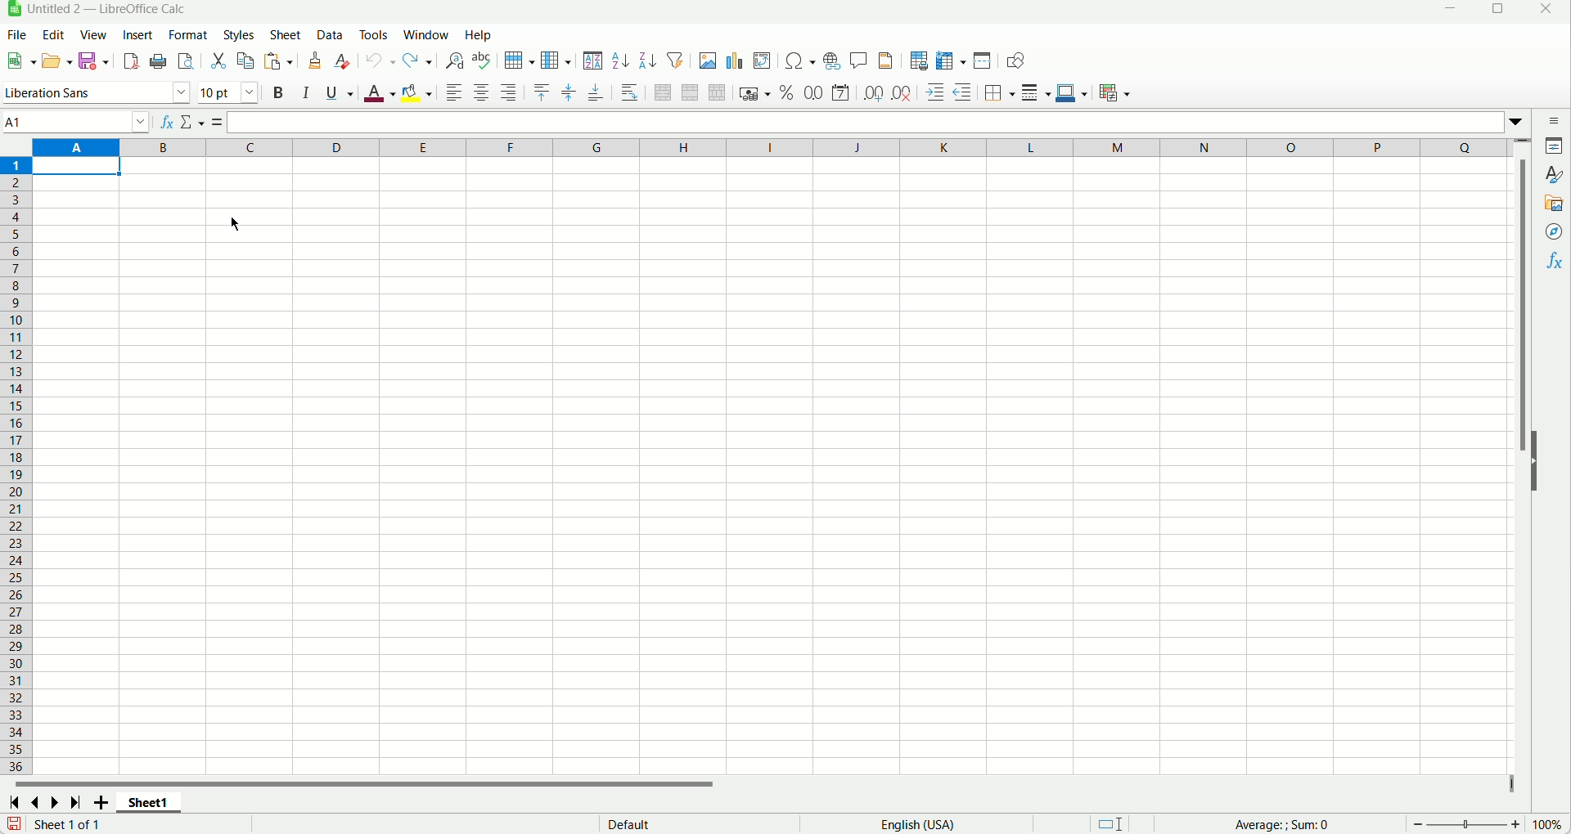 The height and width of the screenshot is (834, 1571). What do you see at coordinates (483, 93) in the screenshot?
I see `Align center` at bounding box center [483, 93].